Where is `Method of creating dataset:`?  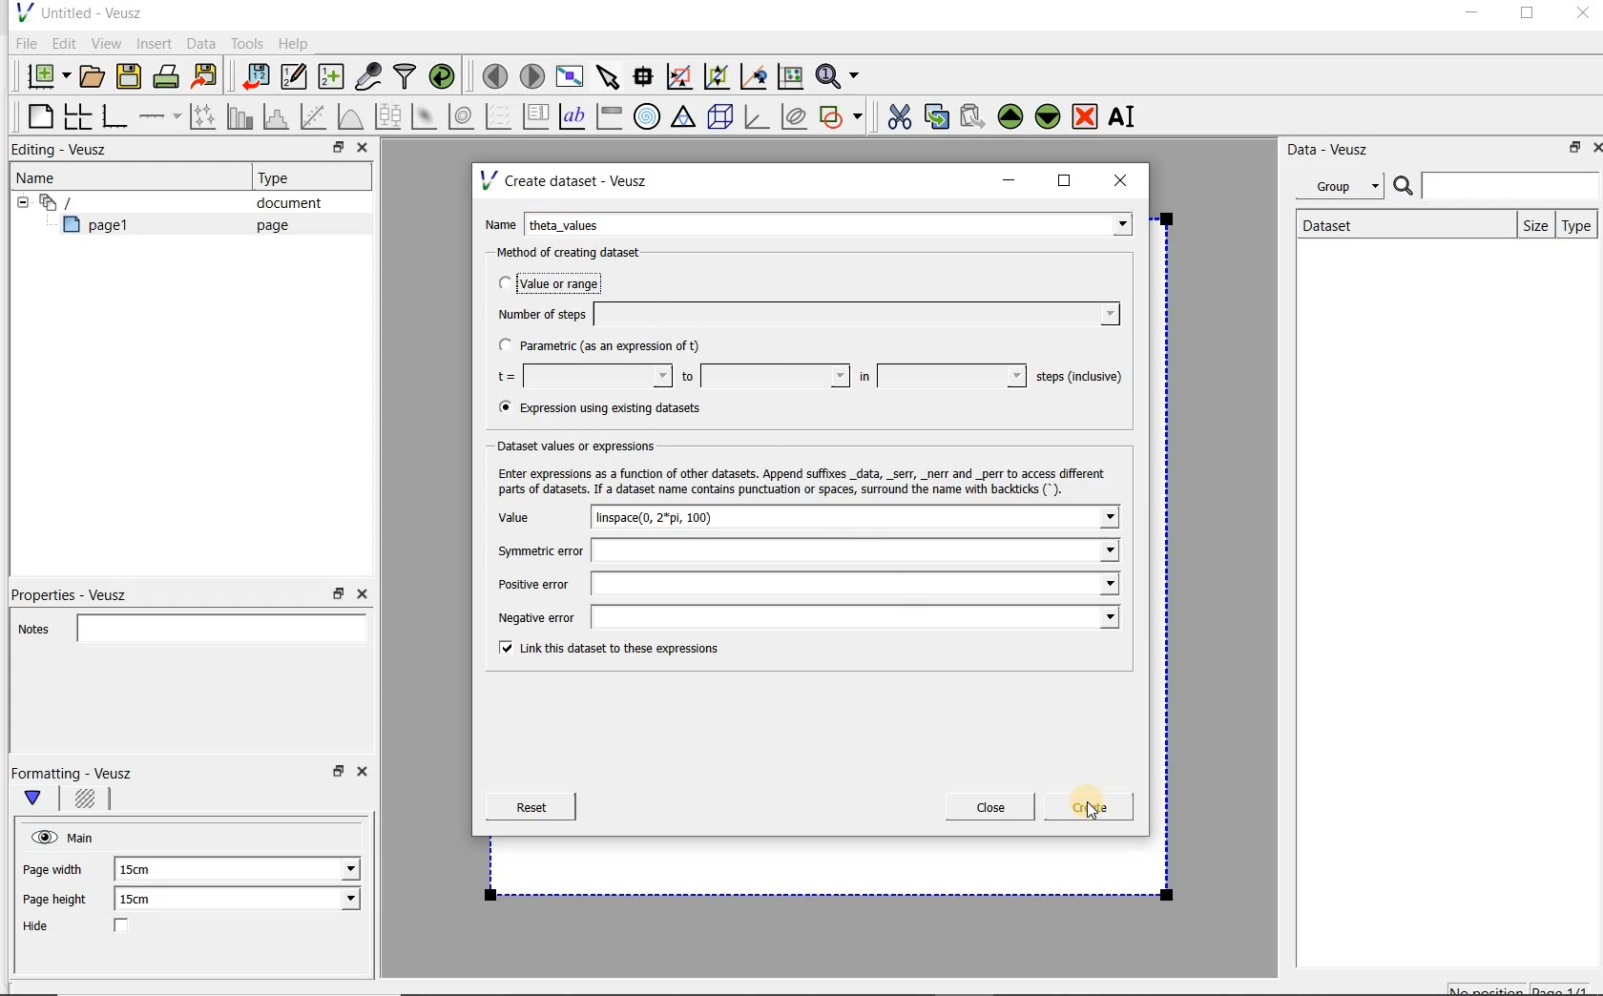
Method of creating dataset: is located at coordinates (583, 253).